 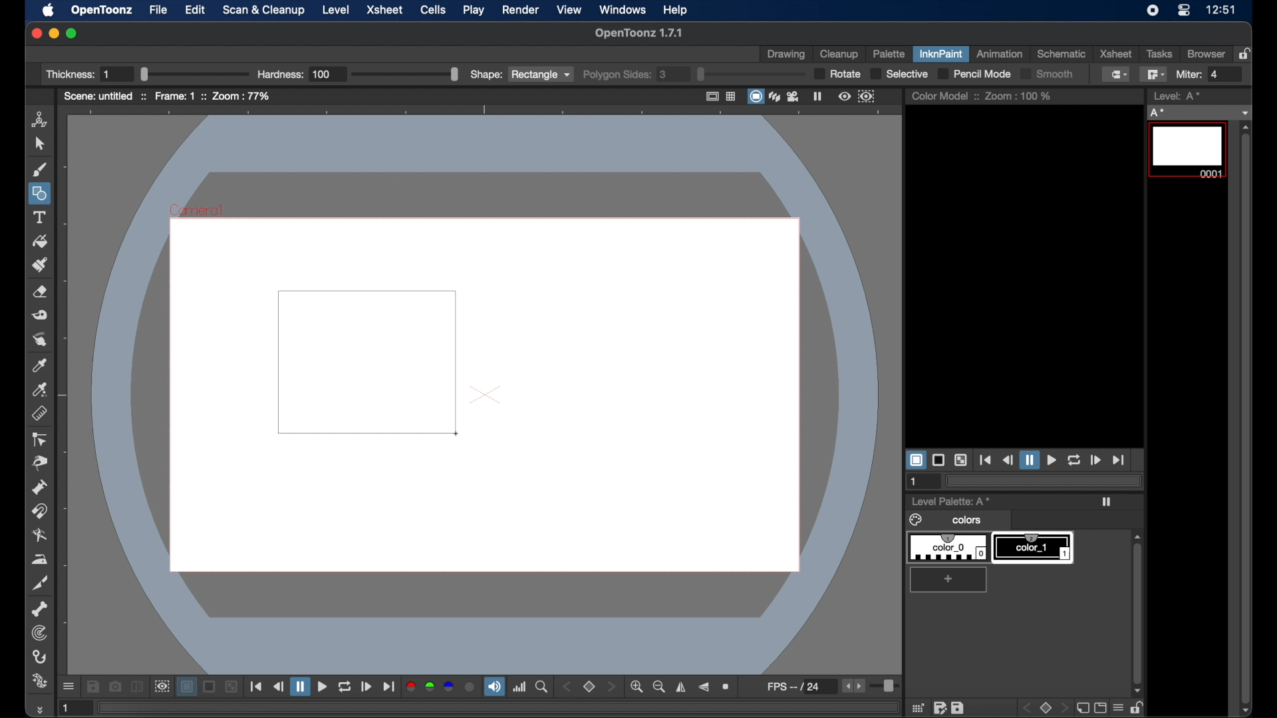 What do you see at coordinates (114, 685) in the screenshot?
I see `snapshot` at bounding box center [114, 685].